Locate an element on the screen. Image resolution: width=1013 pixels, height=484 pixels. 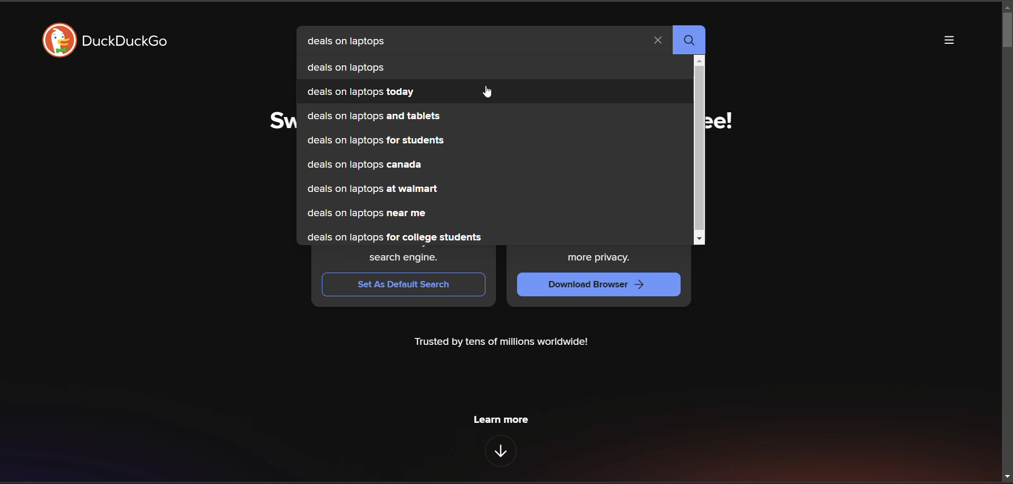
logo and title is located at coordinates (111, 42).